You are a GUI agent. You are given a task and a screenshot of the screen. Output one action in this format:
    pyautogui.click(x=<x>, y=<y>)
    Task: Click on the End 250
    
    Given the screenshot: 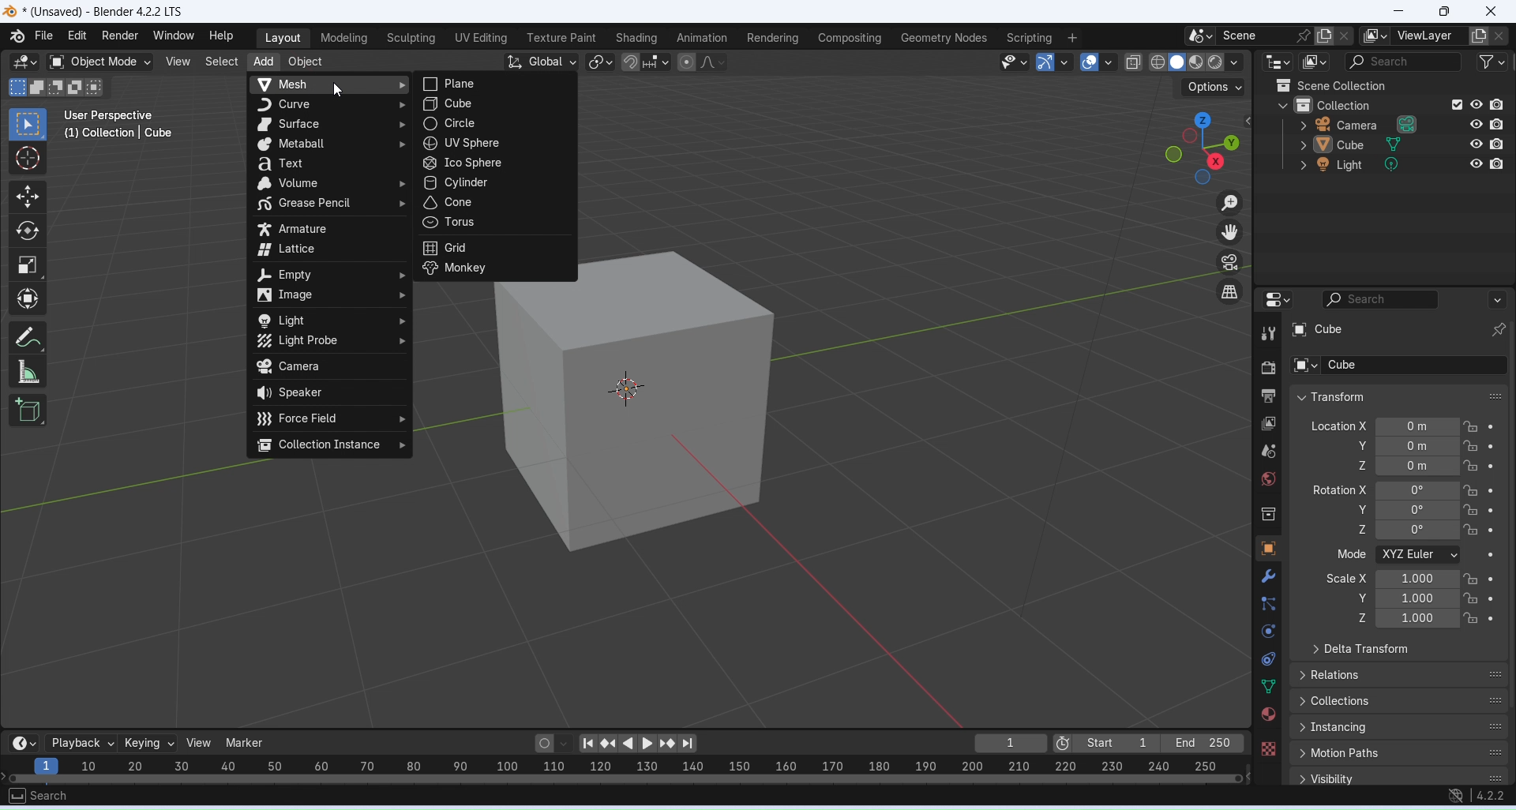 What is the action you would take?
    pyautogui.click(x=1201, y=743)
    